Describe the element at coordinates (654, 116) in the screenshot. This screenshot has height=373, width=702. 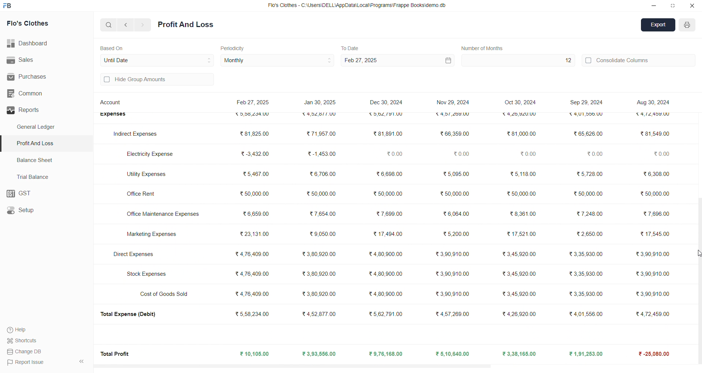
I see `€4,72,459.00` at that location.